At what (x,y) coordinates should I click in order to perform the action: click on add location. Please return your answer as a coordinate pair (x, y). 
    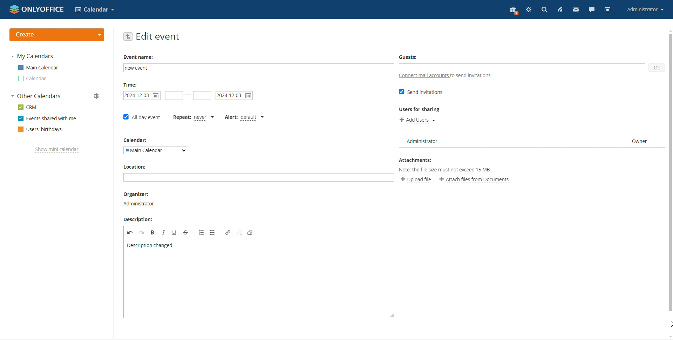
    Looking at the image, I should click on (259, 178).